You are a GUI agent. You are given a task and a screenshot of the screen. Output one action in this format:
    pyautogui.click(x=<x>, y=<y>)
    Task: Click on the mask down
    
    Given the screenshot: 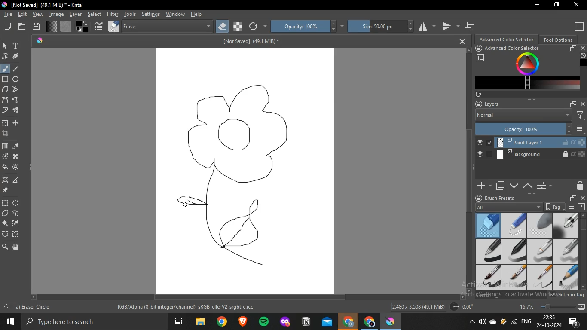 What is the action you would take?
    pyautogui.click(x=514, y=185)
    